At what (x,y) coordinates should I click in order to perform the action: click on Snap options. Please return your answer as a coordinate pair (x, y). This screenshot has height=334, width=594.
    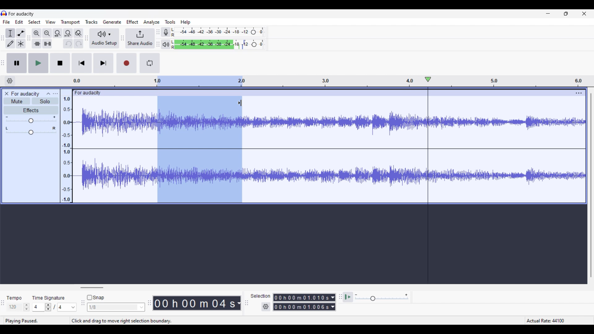
    Looking at the image, I should click on (116, 307).